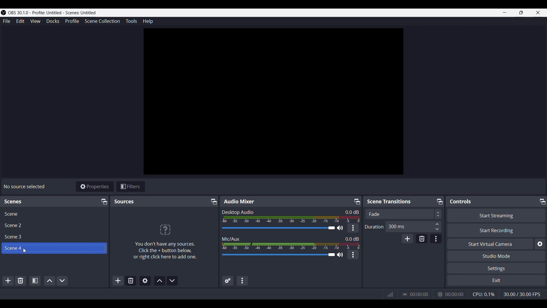  I want to click on Frame Rate (FPS), so click(522, 294).